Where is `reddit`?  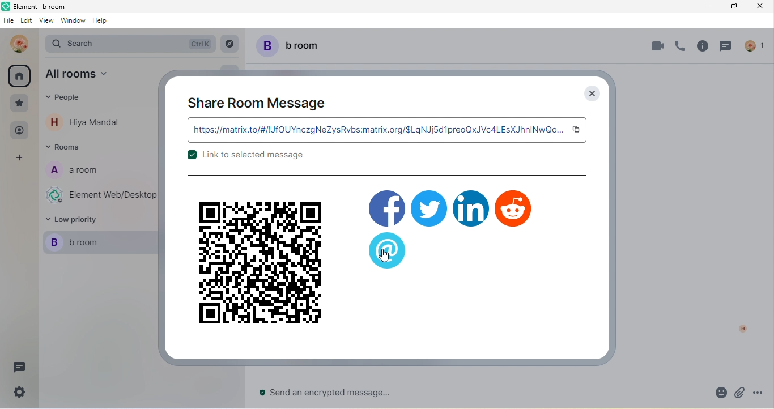
reddit is located at coordinates (514, 208).